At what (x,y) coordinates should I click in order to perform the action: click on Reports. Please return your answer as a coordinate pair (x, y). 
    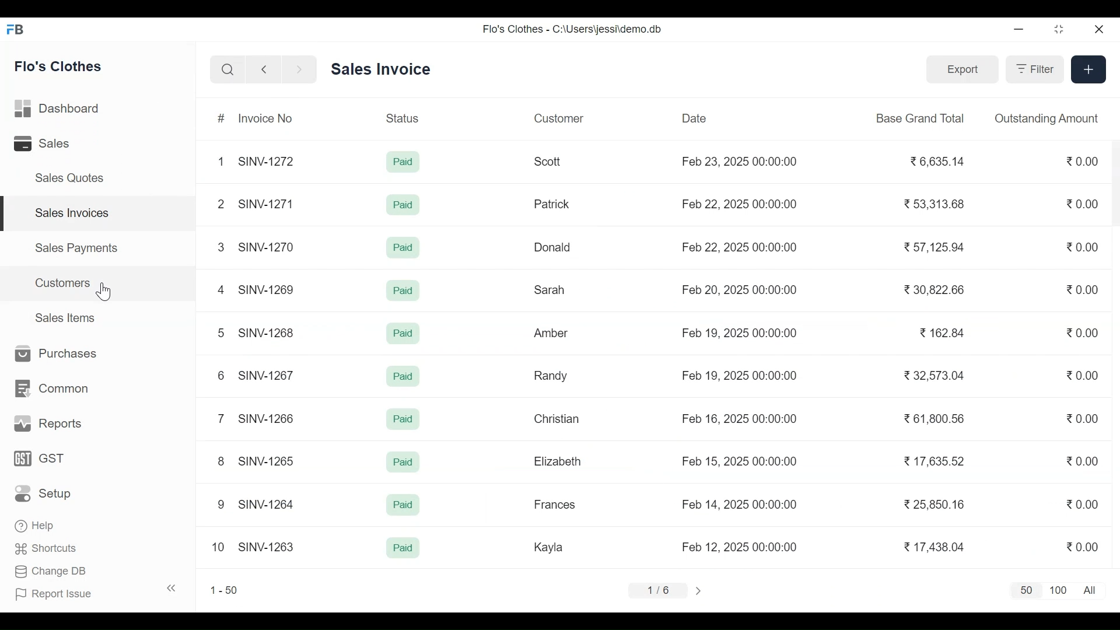
    Looking at the image, I should click on (49, 424).